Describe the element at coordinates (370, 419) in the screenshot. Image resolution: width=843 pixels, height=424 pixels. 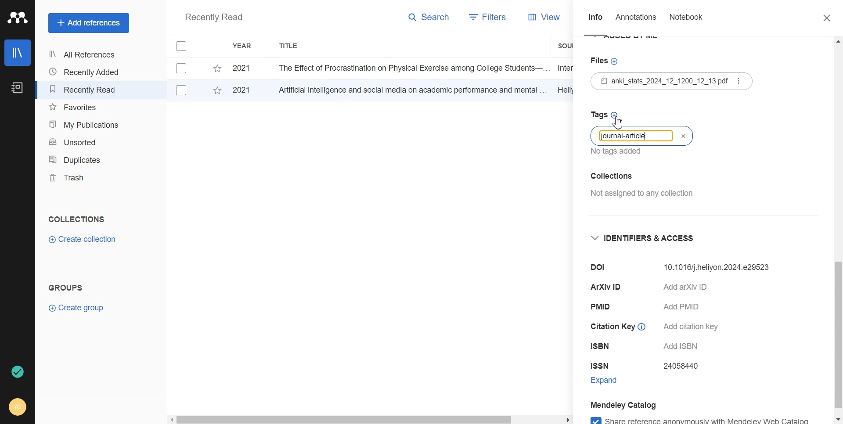
I see `Horizontal scroll bar` at that location.